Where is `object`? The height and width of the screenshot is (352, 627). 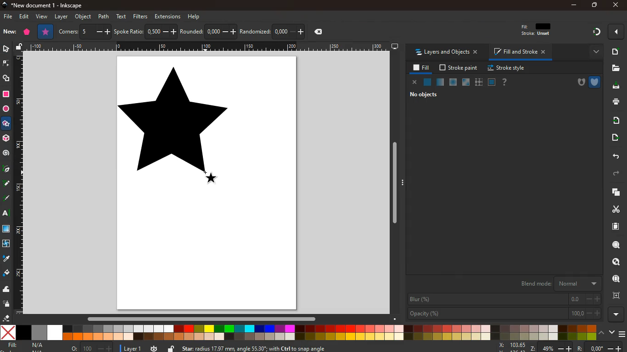
object is located at coordinates (83, 16).